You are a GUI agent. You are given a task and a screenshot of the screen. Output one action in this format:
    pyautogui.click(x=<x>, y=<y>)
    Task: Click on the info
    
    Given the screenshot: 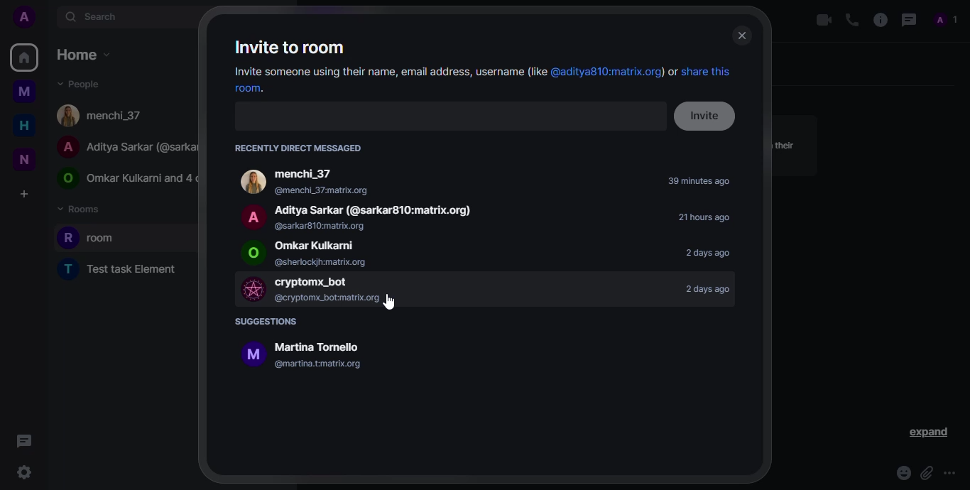 What is the action you would take?
    pyautogui.click(x=881, y=20)
    